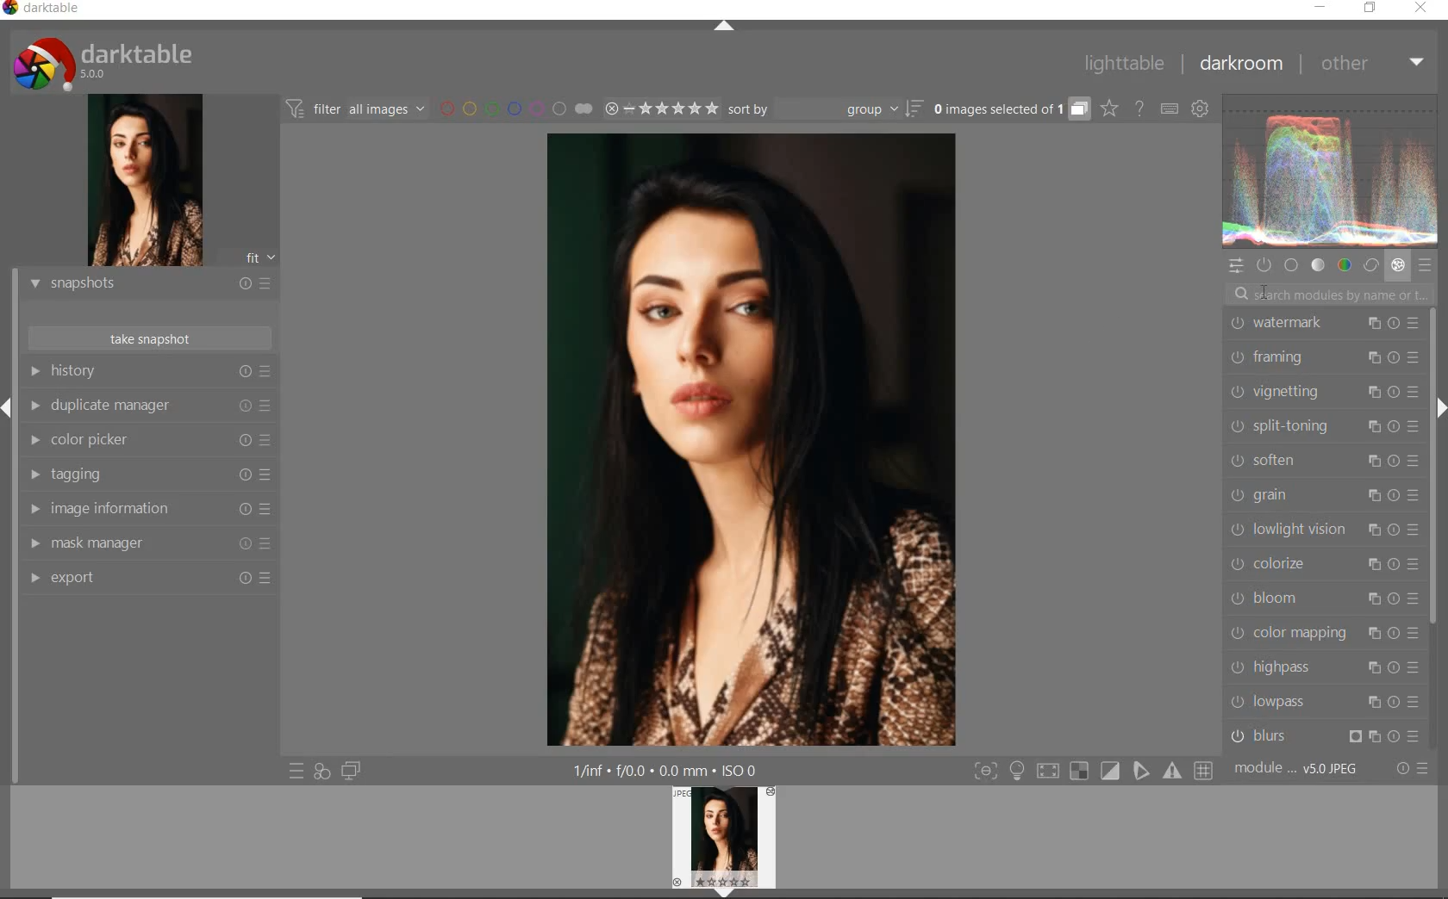  What do you see at coordinates (1433, 466) in the screenshot?
I see `scrollbar` at bounding box center [1433, 466].